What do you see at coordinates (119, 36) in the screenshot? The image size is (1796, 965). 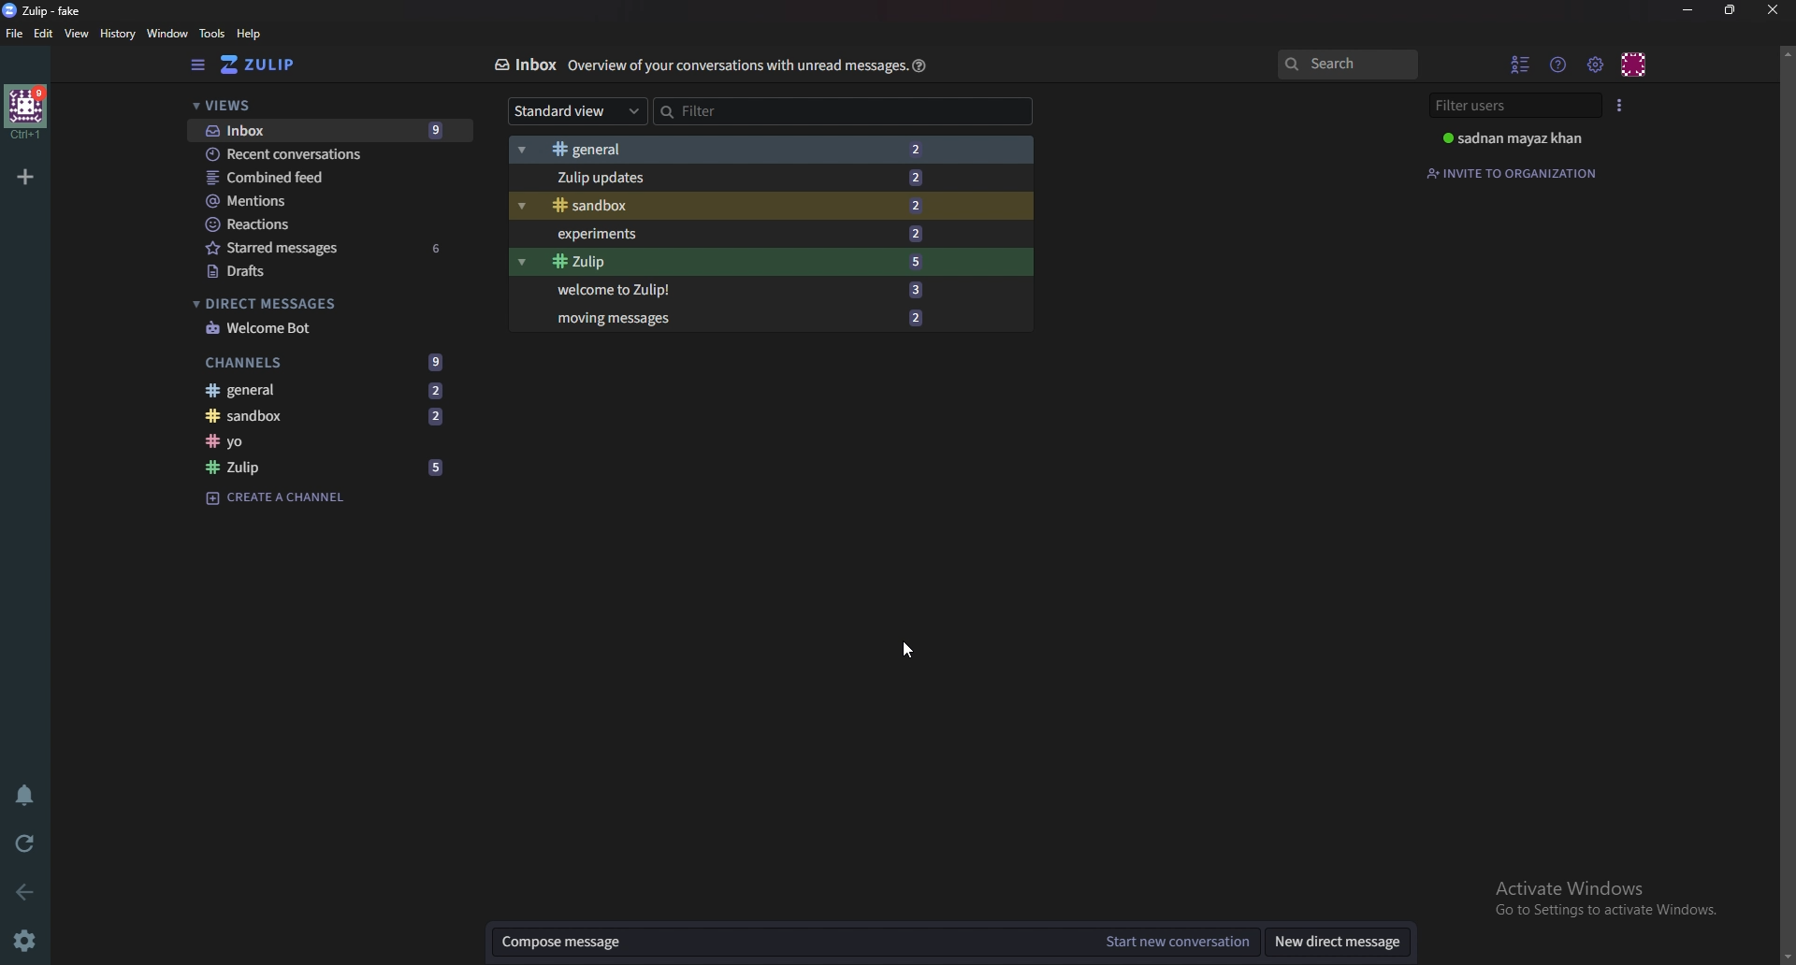 I see `History` at bounding box center [119, 36].